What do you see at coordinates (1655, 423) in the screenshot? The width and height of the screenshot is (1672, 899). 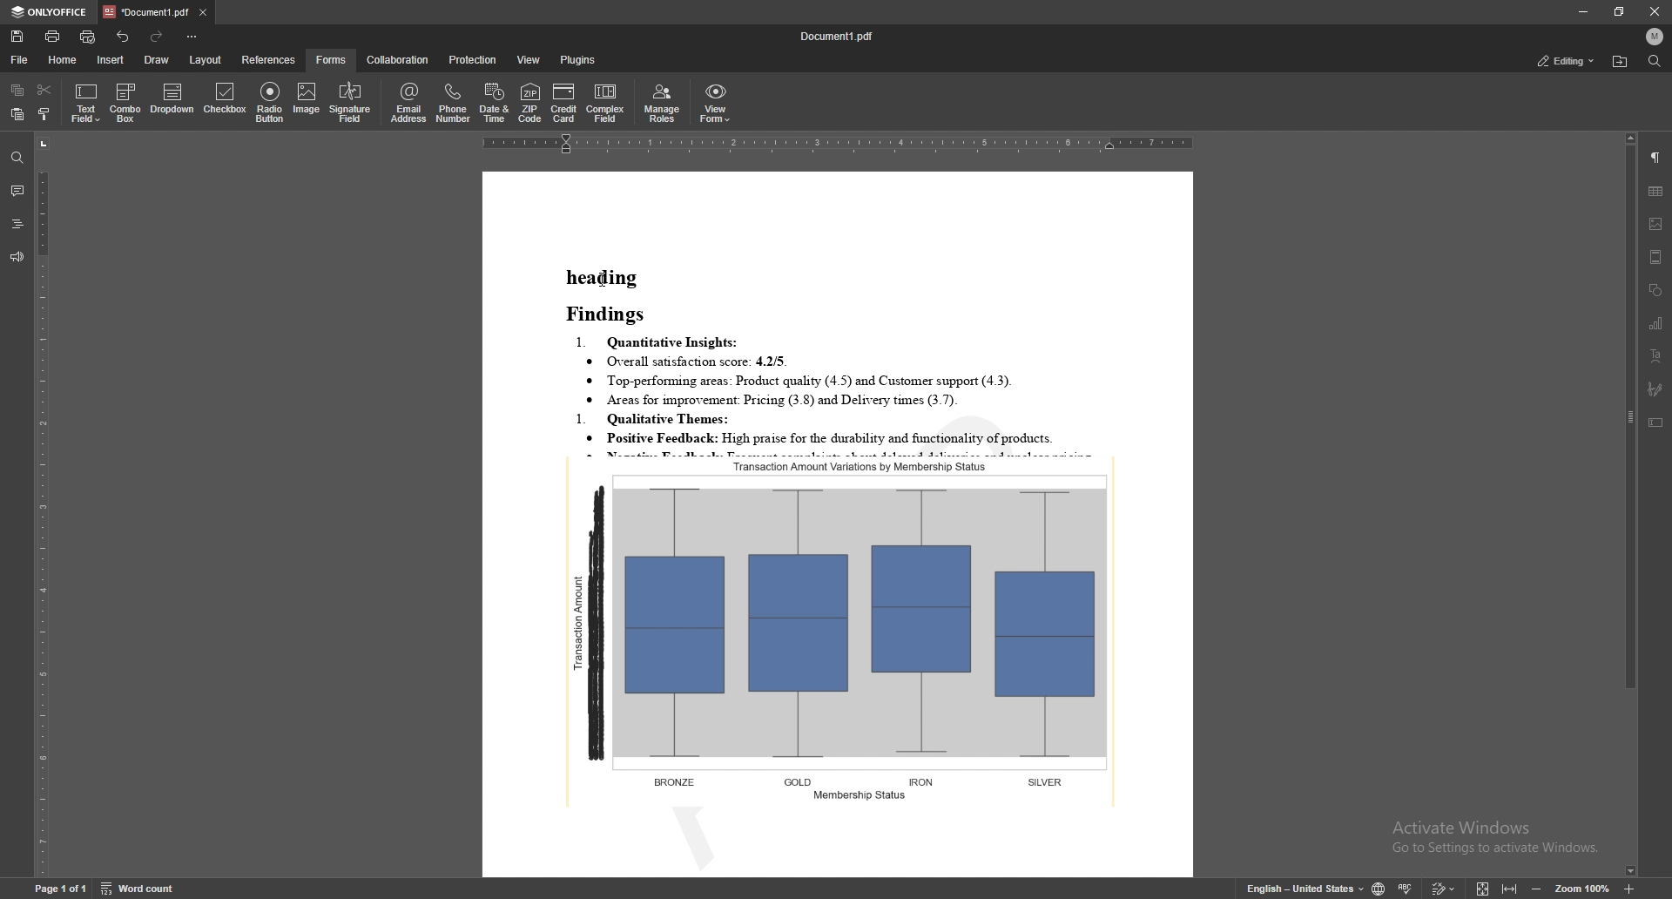 I see `text box` at bounding box center [1655, 423].